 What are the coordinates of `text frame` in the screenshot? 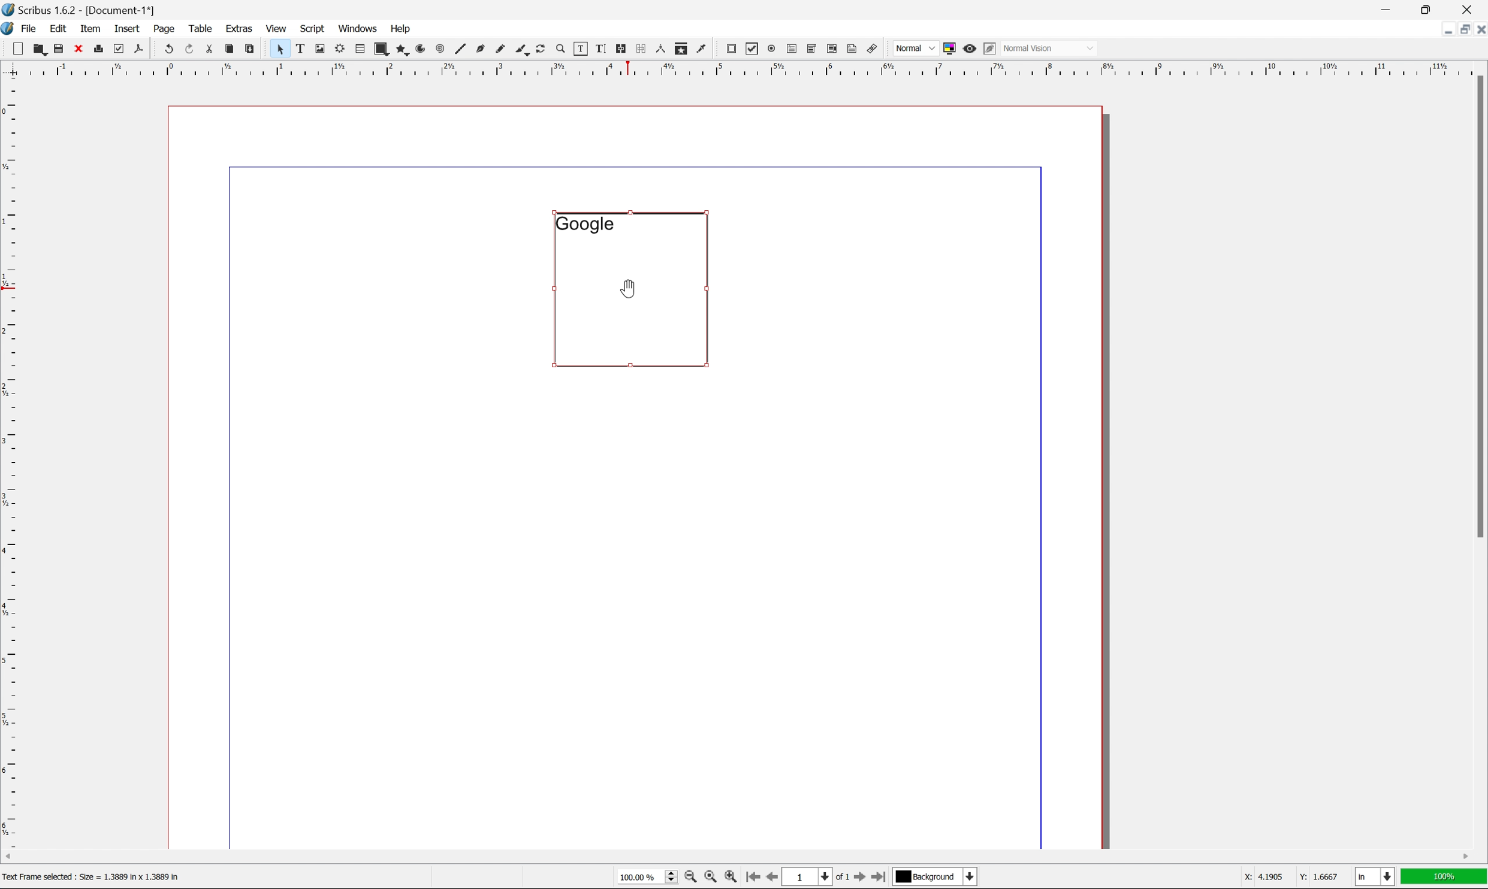 It's located at (301, 48).